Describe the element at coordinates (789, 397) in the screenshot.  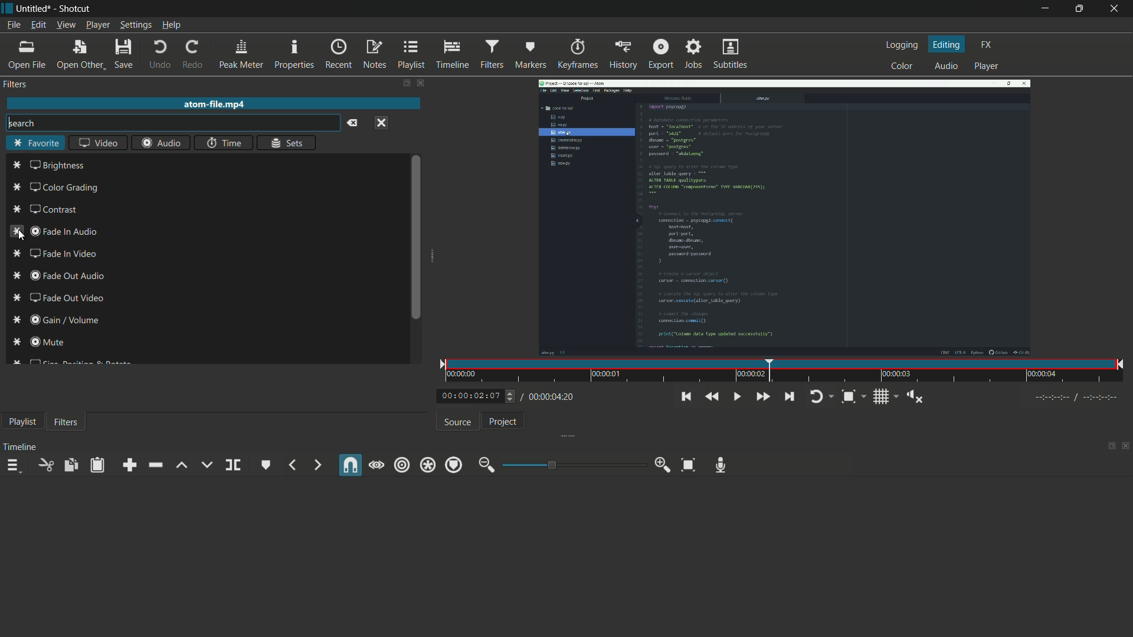
I see `skip to the next point` at that location.